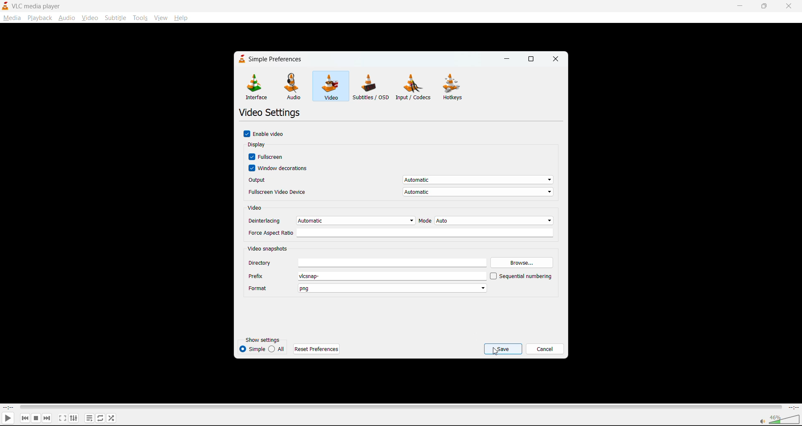  What do you see at coordinates (365, 276) in the screenshot?
I see `prefix` at bounding box center [365, 276].